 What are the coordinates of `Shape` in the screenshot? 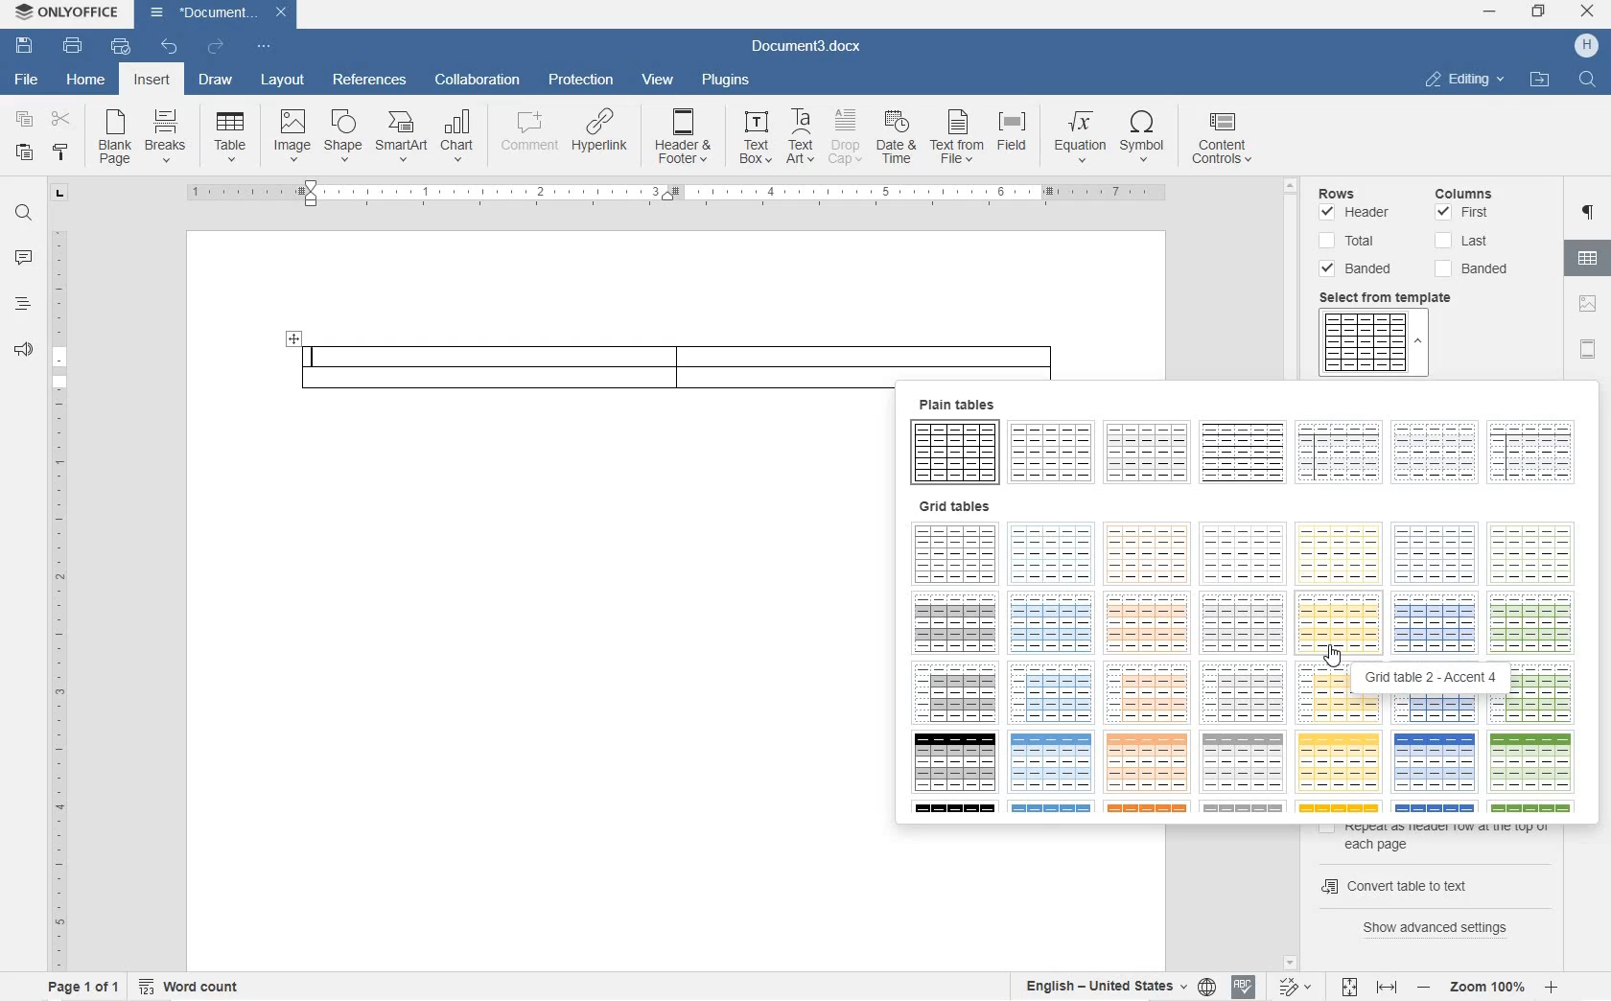 It's located at (342, 135).